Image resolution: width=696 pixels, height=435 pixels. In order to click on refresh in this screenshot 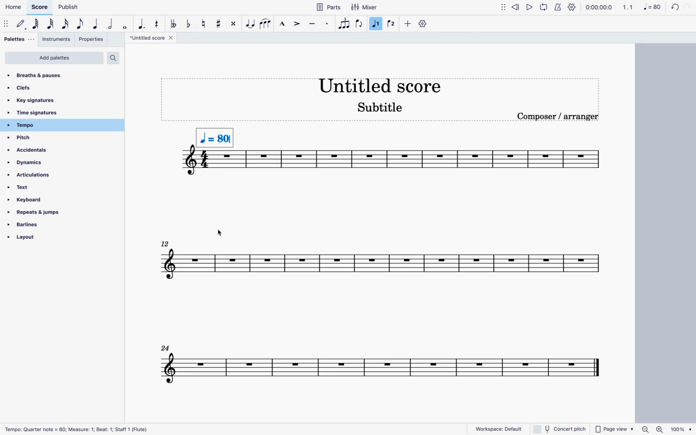, I will do `click(674, 7)`.